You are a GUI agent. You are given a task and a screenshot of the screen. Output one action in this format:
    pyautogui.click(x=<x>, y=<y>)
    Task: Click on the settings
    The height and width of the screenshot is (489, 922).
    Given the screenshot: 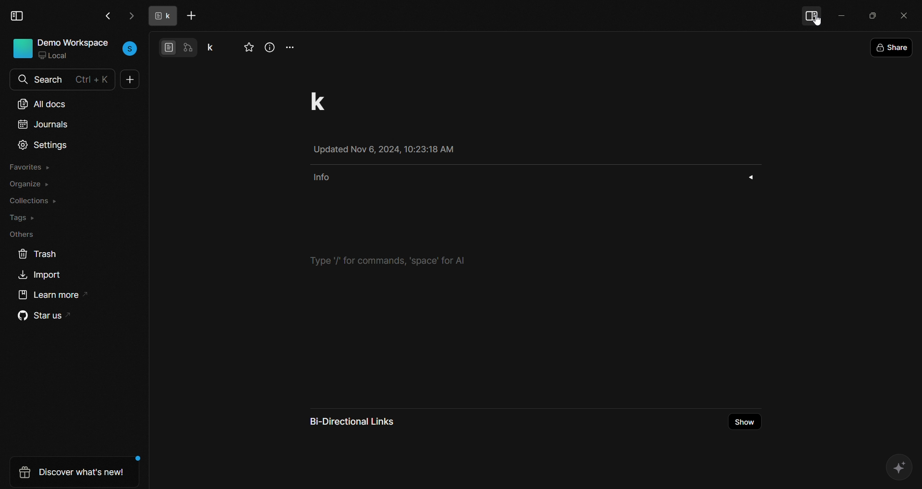 What is the action you would take?
    pyautogui.click(x=43, y=146)
    